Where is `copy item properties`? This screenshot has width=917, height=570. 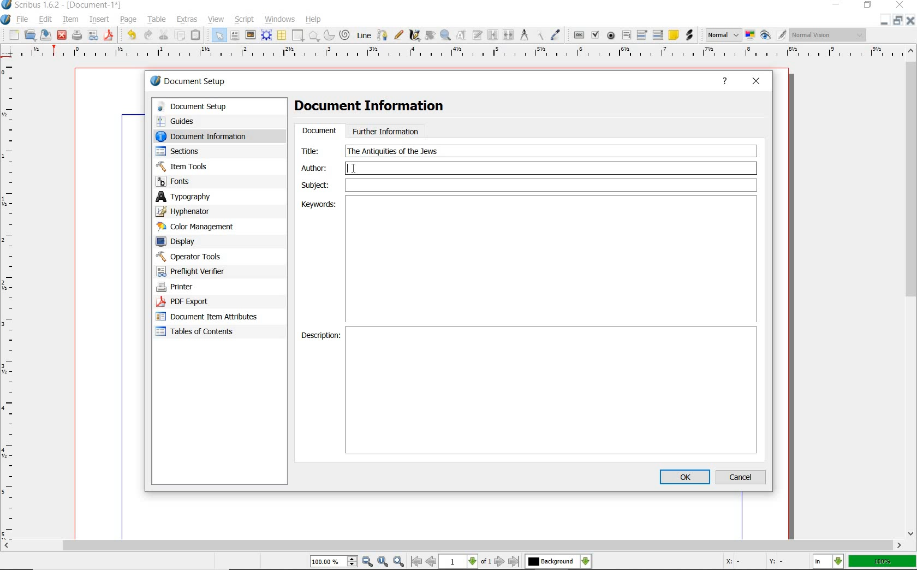 copy item properties is located at coordinates (539, 35).